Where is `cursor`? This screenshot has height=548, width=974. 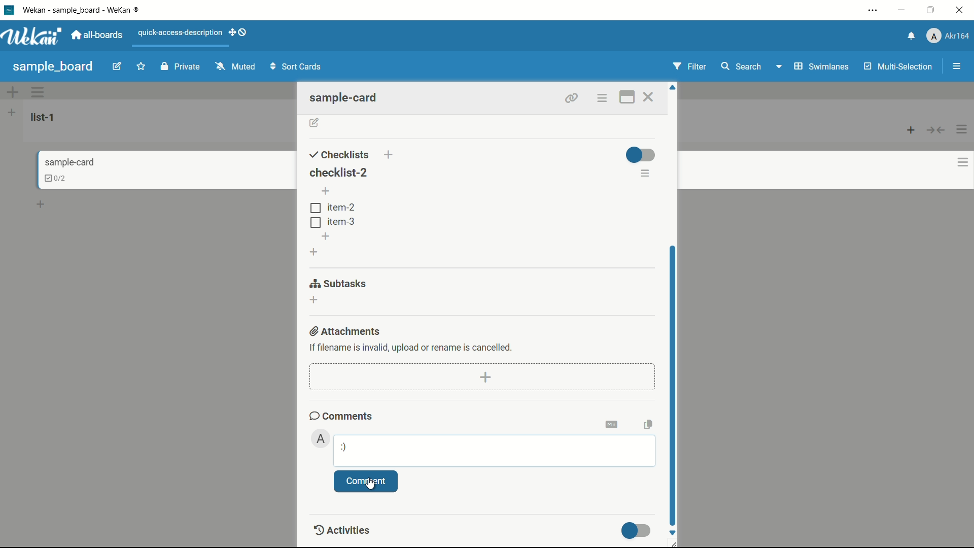 cursor is located at coordinates (370, 485).